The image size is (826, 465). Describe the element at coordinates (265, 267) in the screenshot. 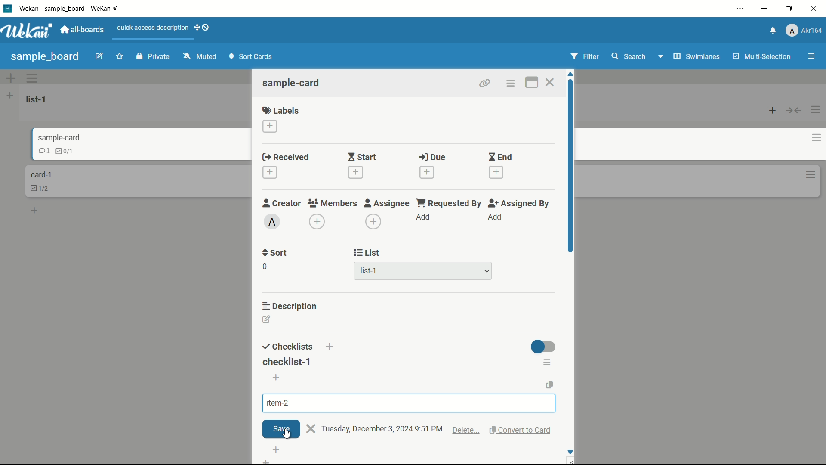

I see `0` at that location.